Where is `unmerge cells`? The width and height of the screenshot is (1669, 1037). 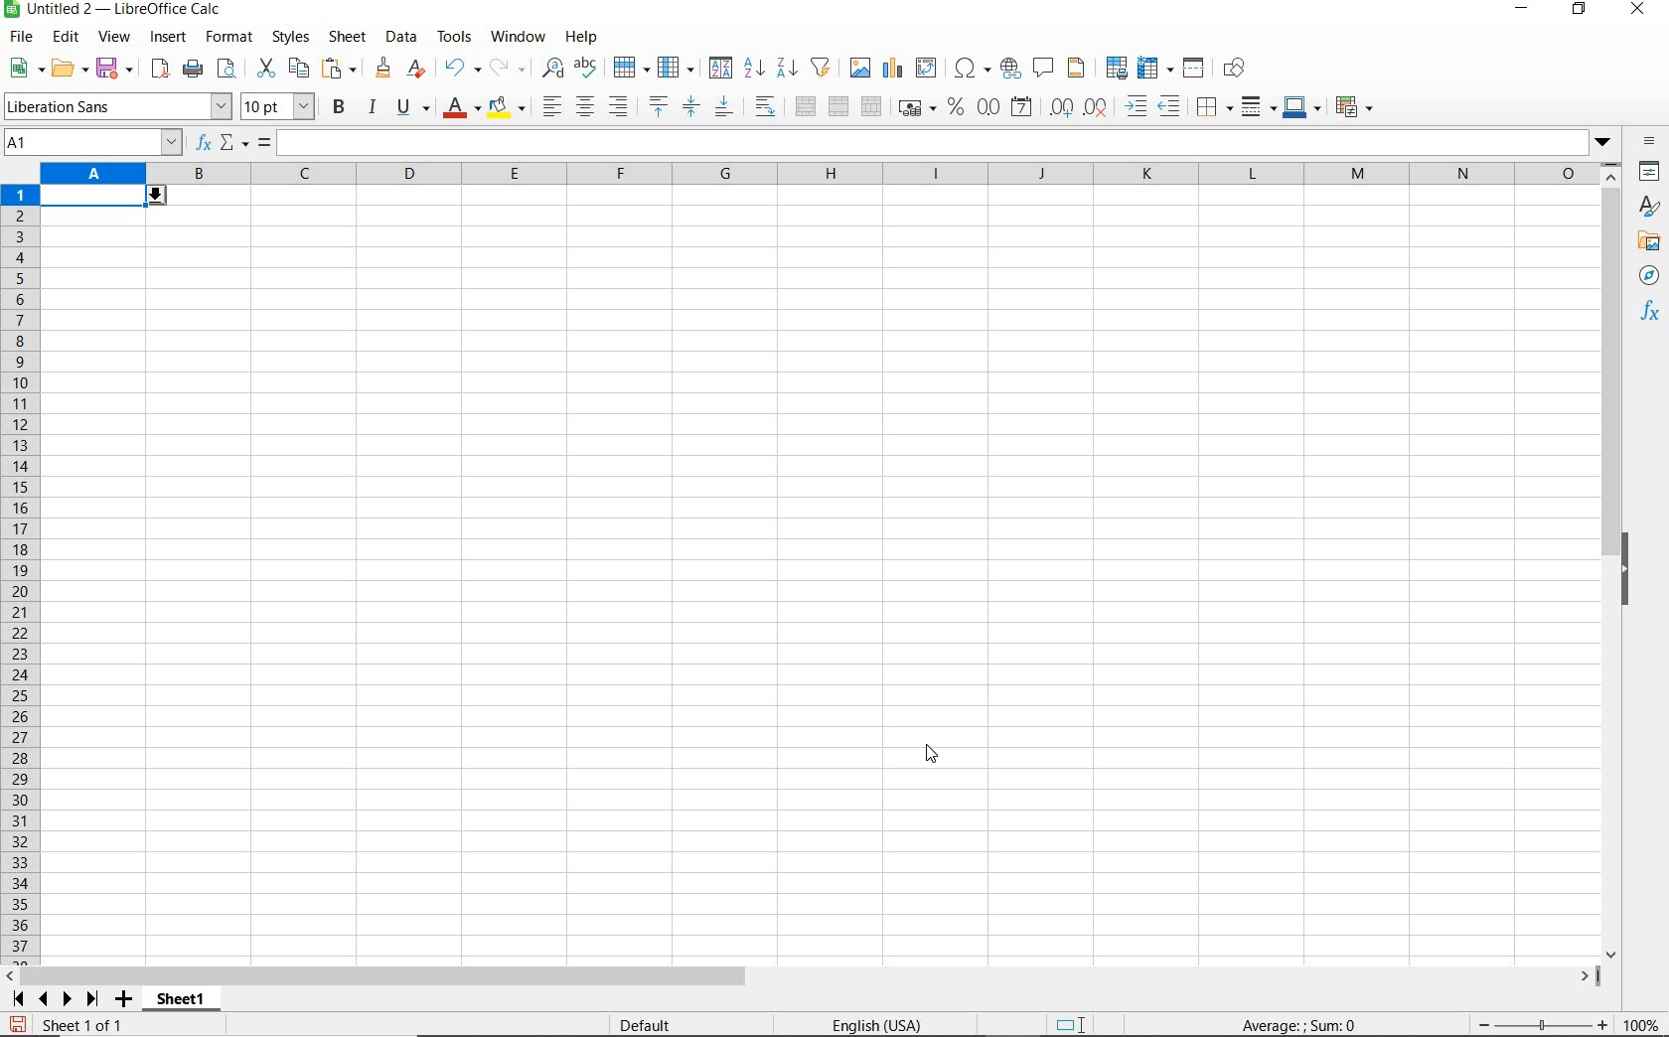 unmerge cells is located at coordinates (871, 106).